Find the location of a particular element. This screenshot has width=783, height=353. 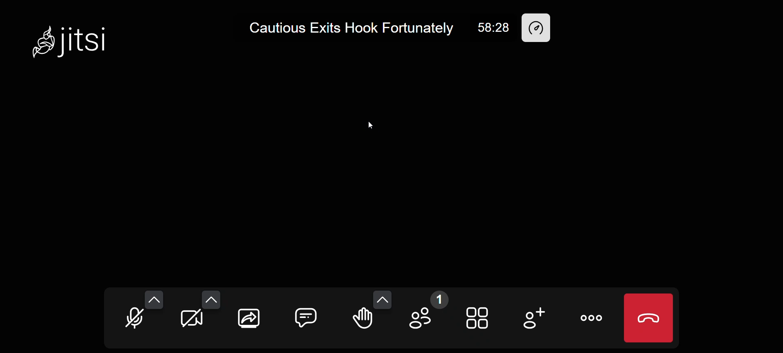

microphone is located at coordinates (132, 320).